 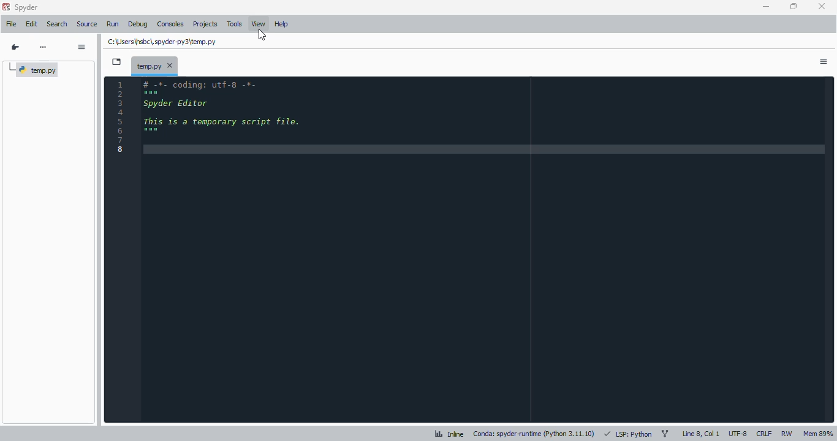 What do you see at coordinates (7, 7) in the screenshot?
I see `logo` at bounding box center [7, 7].